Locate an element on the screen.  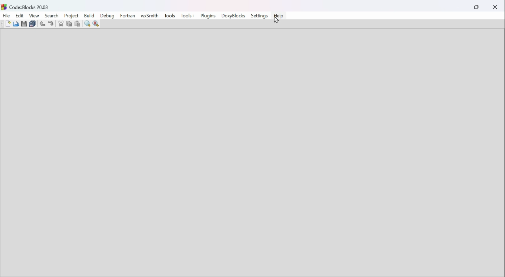
Debug is located at coordinates (107, 16).